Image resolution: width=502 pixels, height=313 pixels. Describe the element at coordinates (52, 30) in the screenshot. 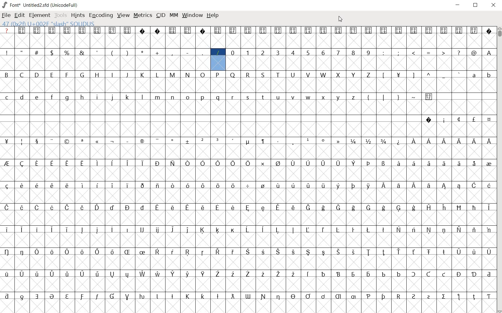

I see `glyph` at that location.